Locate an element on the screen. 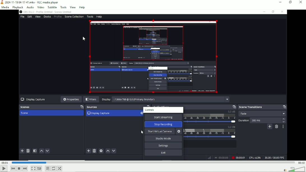 The height and width of the screenshot is (172, 306). Tools is located at coordinates (63, 7).